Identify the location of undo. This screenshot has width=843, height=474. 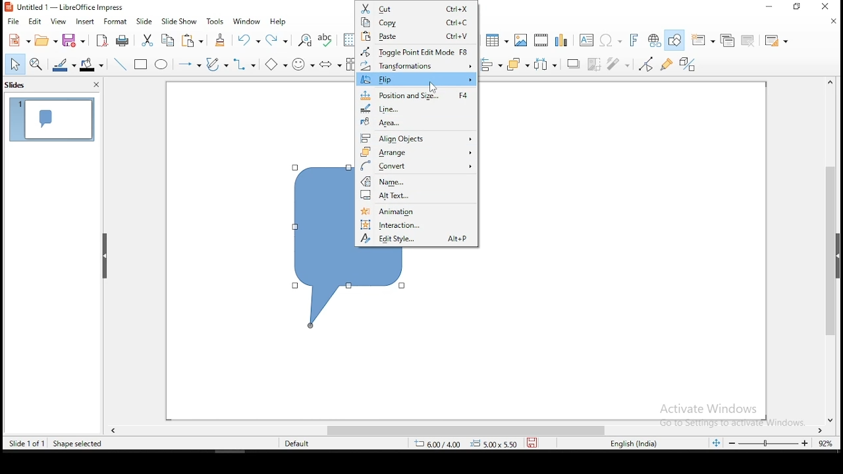
(248, 40).